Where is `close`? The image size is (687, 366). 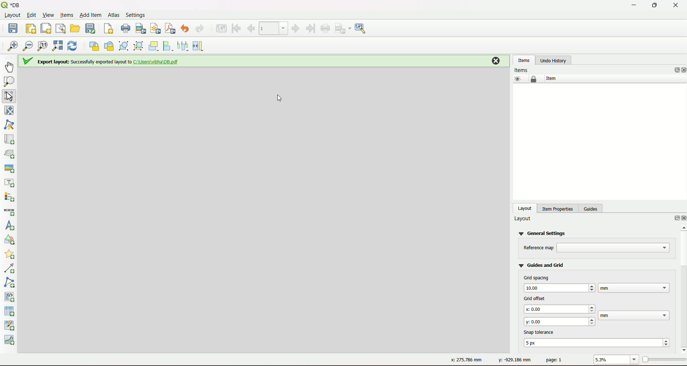
close is located at coordinates (676, 5).